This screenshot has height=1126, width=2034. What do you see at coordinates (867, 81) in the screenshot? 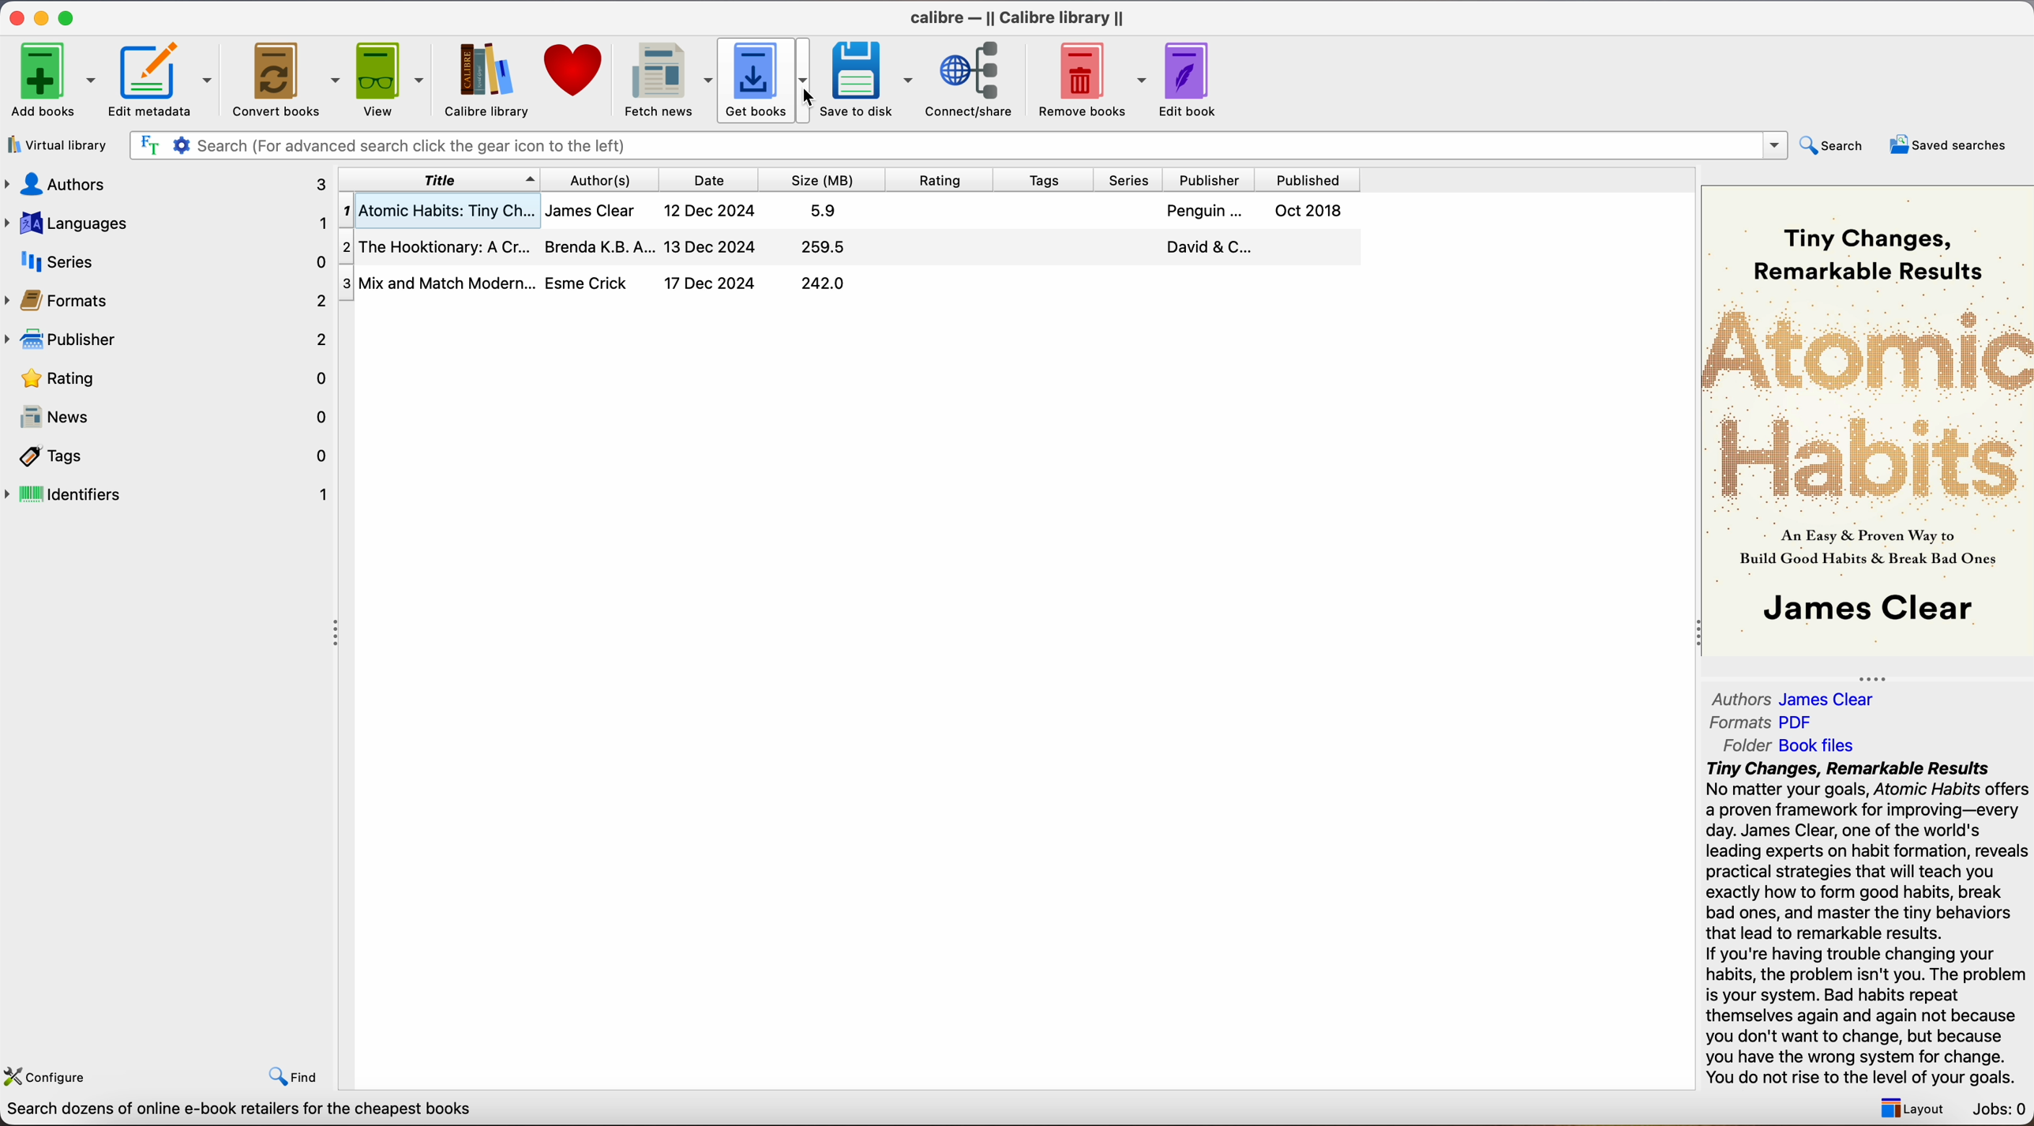
I see `save to disk` at bounding box center [867, 81].